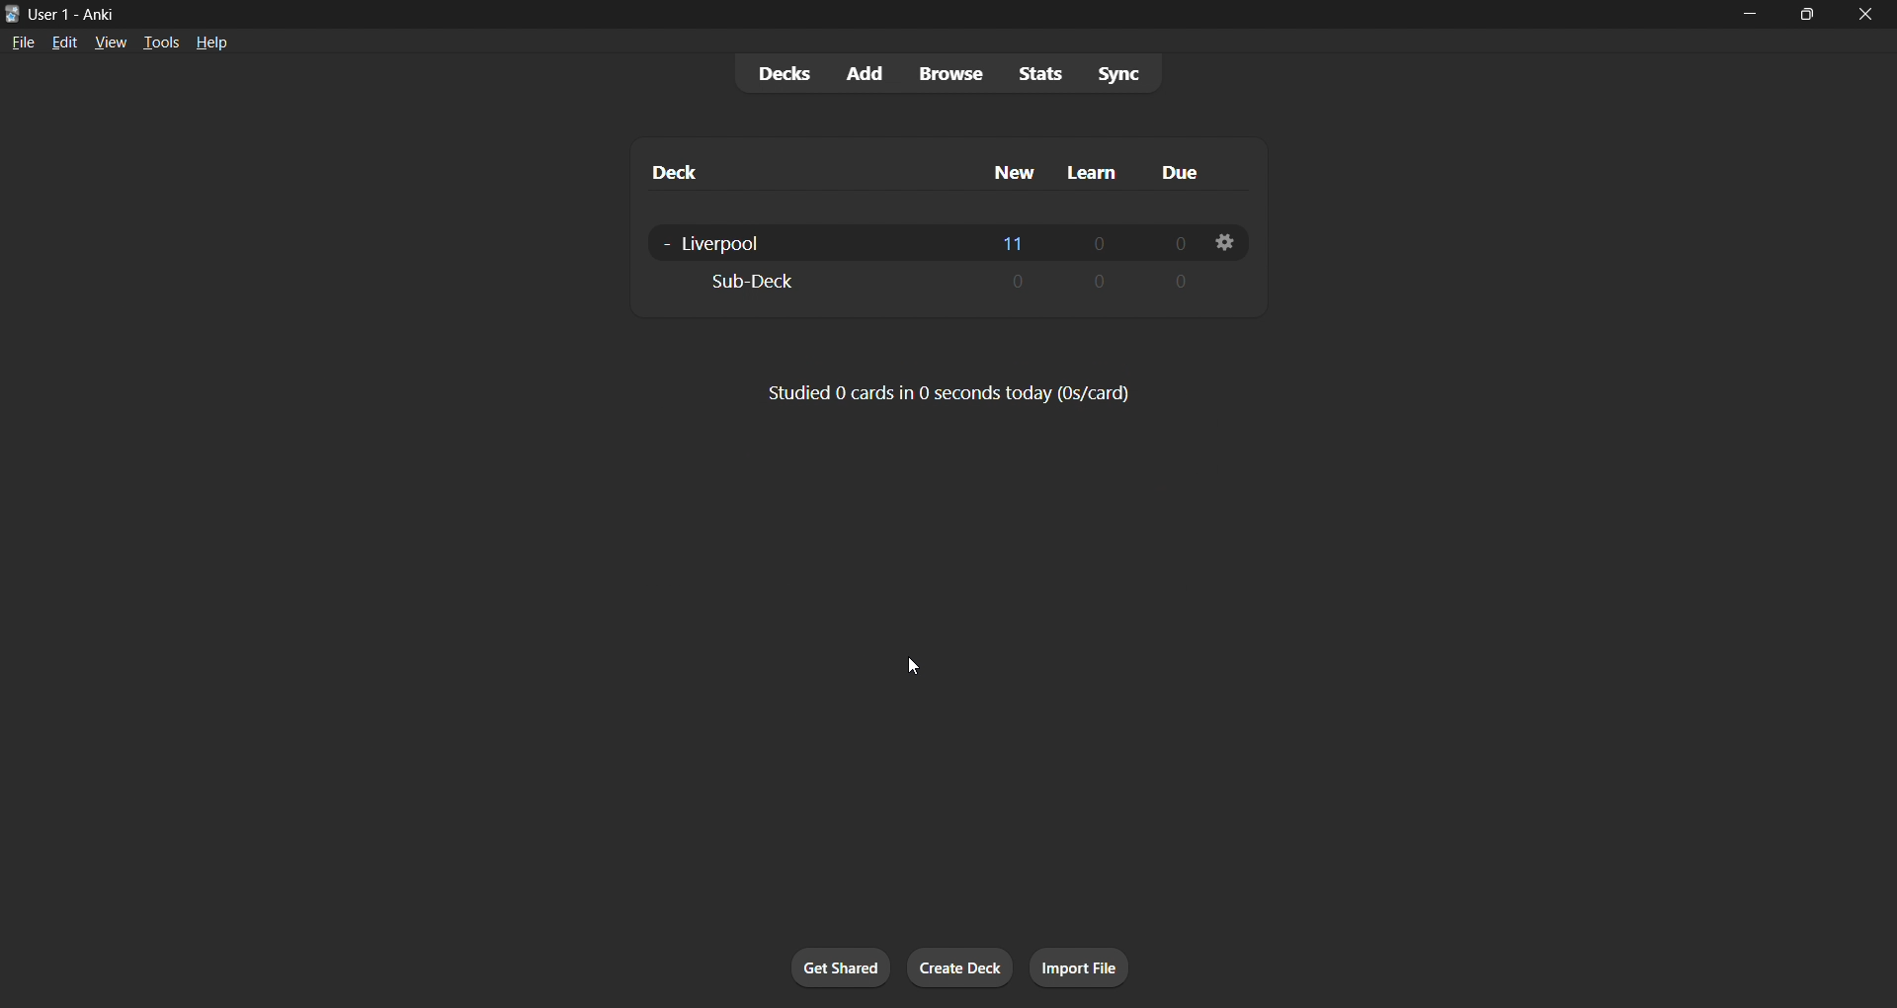  What do you see at coordinates (1191, 174) in the screenshot?
I see `due column` at bounding box center [1191, 174].